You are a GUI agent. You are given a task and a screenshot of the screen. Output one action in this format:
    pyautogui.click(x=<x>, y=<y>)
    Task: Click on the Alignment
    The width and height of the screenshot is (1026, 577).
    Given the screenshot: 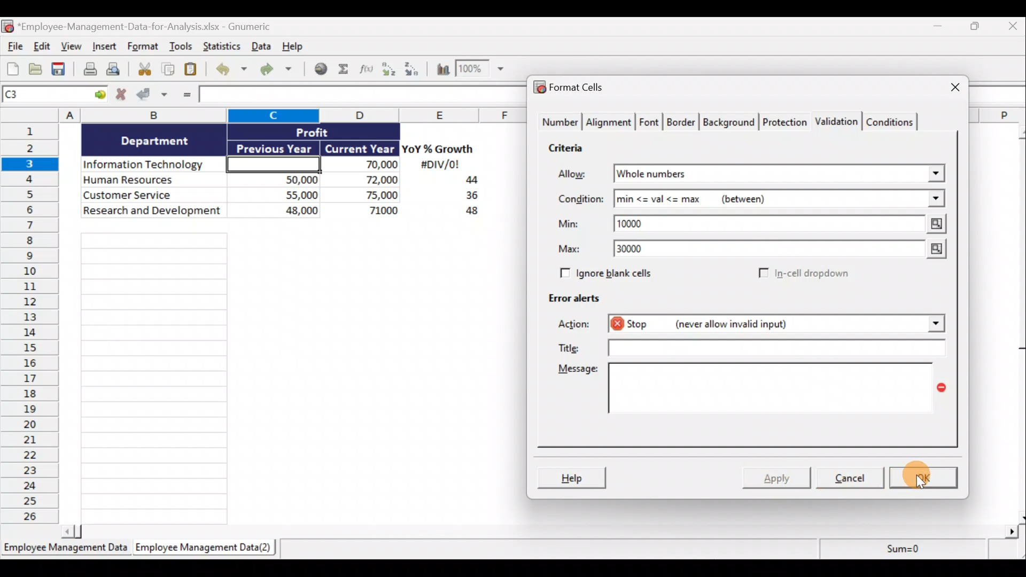 What is the action you would take?
    pyautogui.click(x=610, y=122)
    